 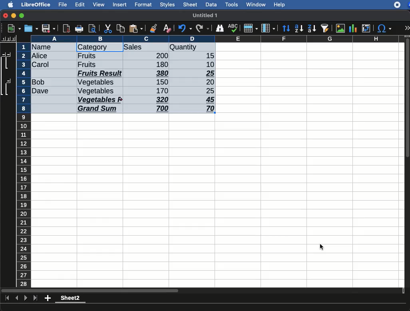 I want to click on edit, so click(x=80, y=4).